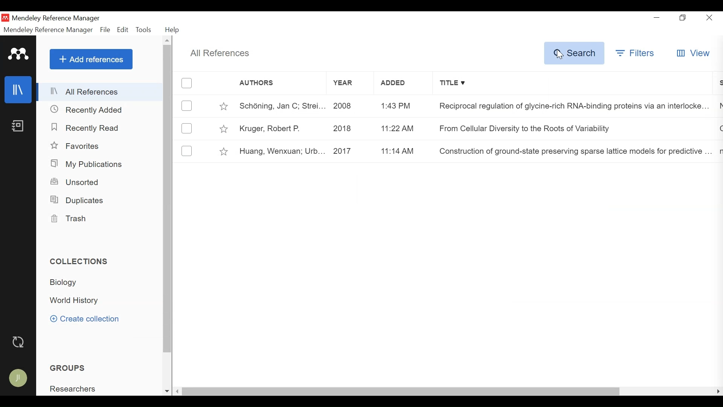 Image resolution: width=723 pixels, height=407 pixels. What do you see at coordinates (145, 31) in the screenshot?
I see `Tools` at bounding box center [145, 31].